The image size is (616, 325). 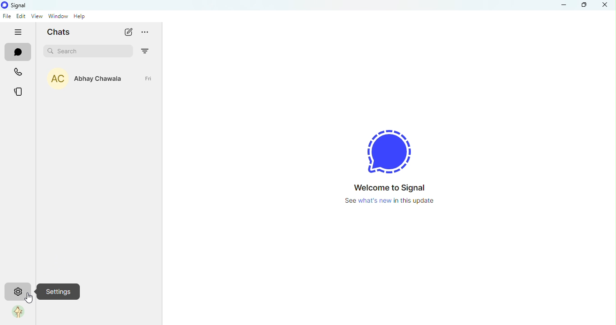 What do you see at coordinates (21, 17) in the screenshot?
I see `edit` at bounding box center [21, 17].